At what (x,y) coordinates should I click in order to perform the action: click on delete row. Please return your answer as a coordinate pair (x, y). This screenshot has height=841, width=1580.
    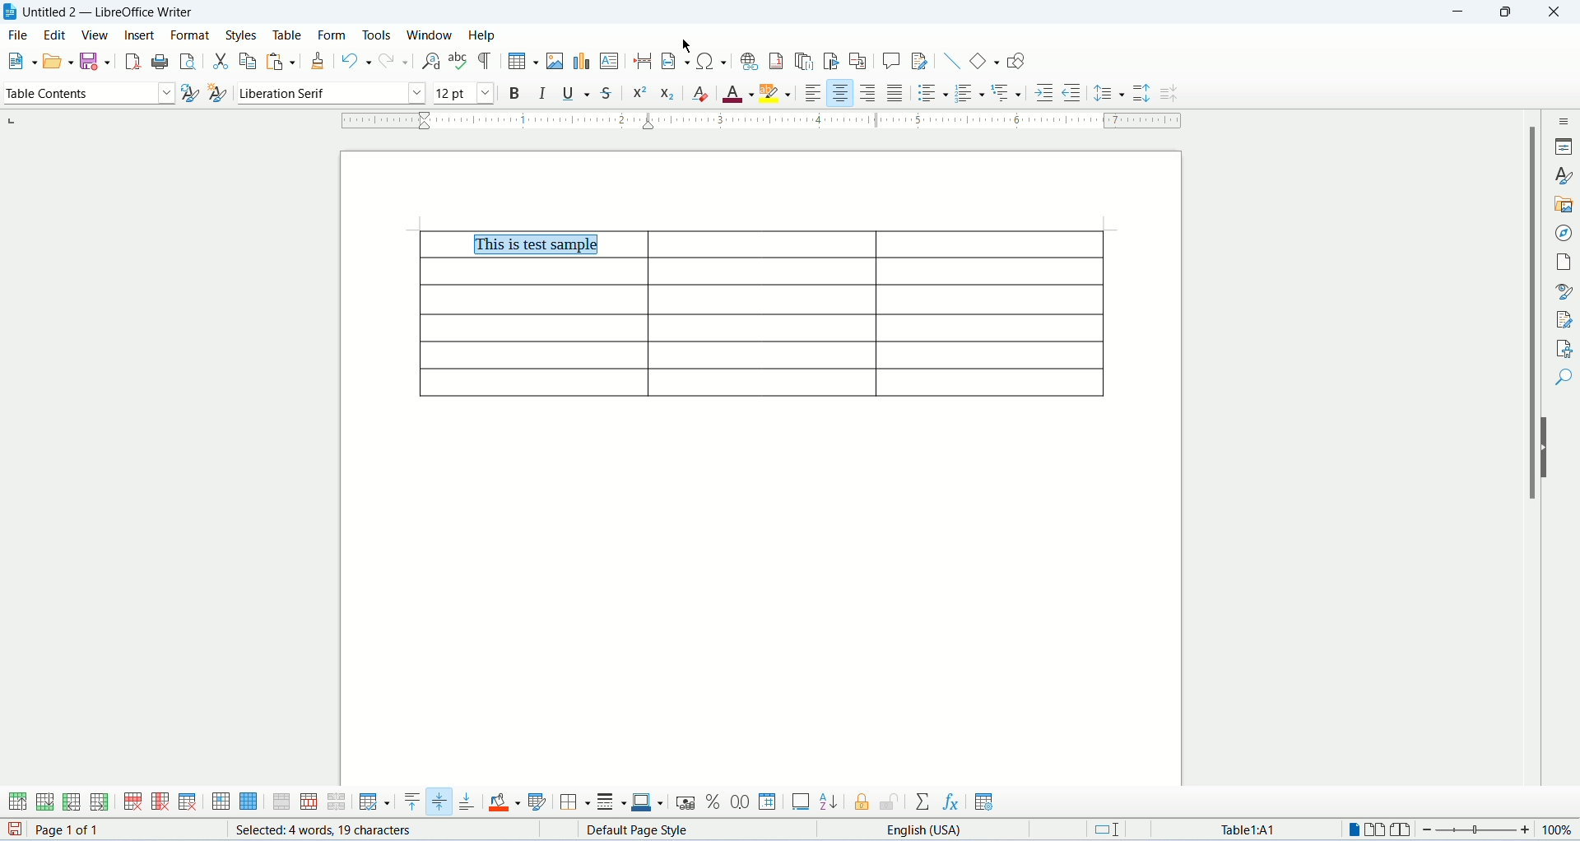
    Looking at the image, I should click on (135, 803).